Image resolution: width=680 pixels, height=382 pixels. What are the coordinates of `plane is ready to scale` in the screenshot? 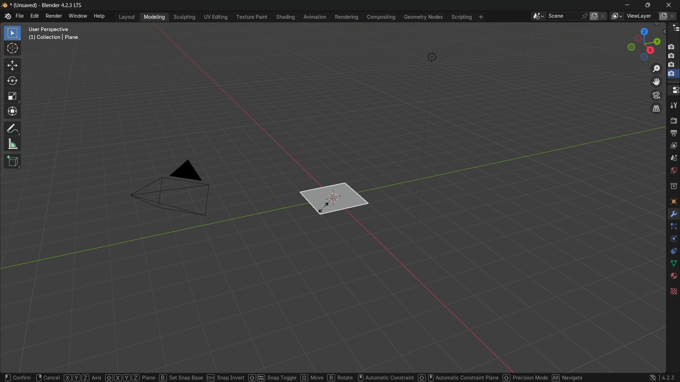 It's located at (327, 205).